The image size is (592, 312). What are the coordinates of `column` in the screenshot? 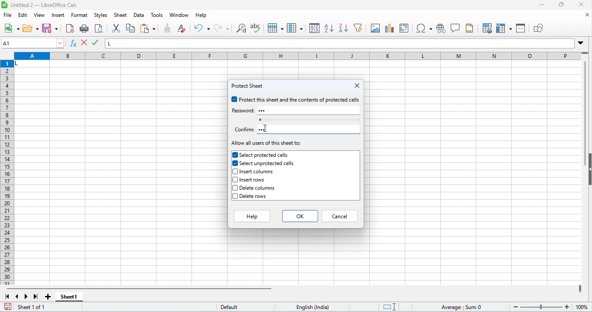 It's located at (295, 28).